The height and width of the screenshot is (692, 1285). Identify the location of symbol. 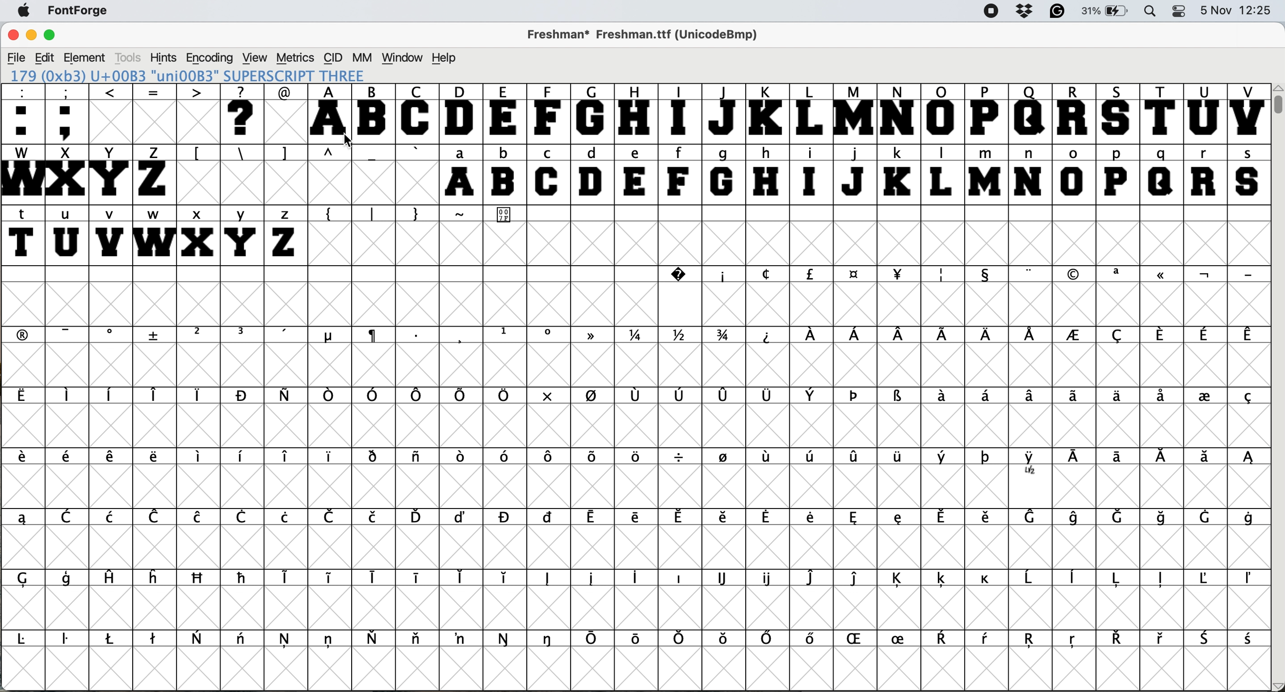
(504, 395).